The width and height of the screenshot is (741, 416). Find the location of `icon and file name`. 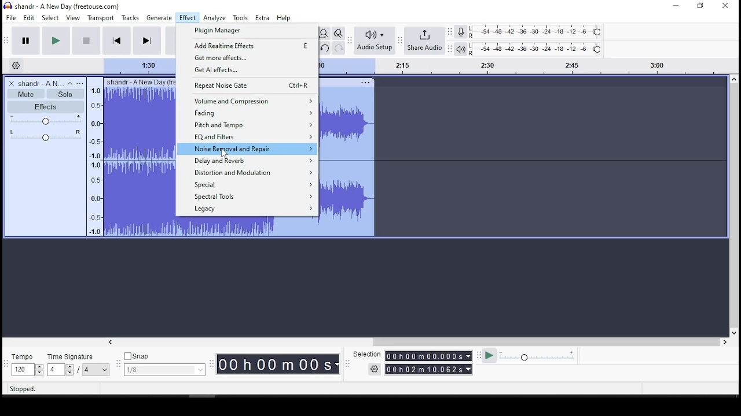

icon and file name is located at coordinates (63, 7).